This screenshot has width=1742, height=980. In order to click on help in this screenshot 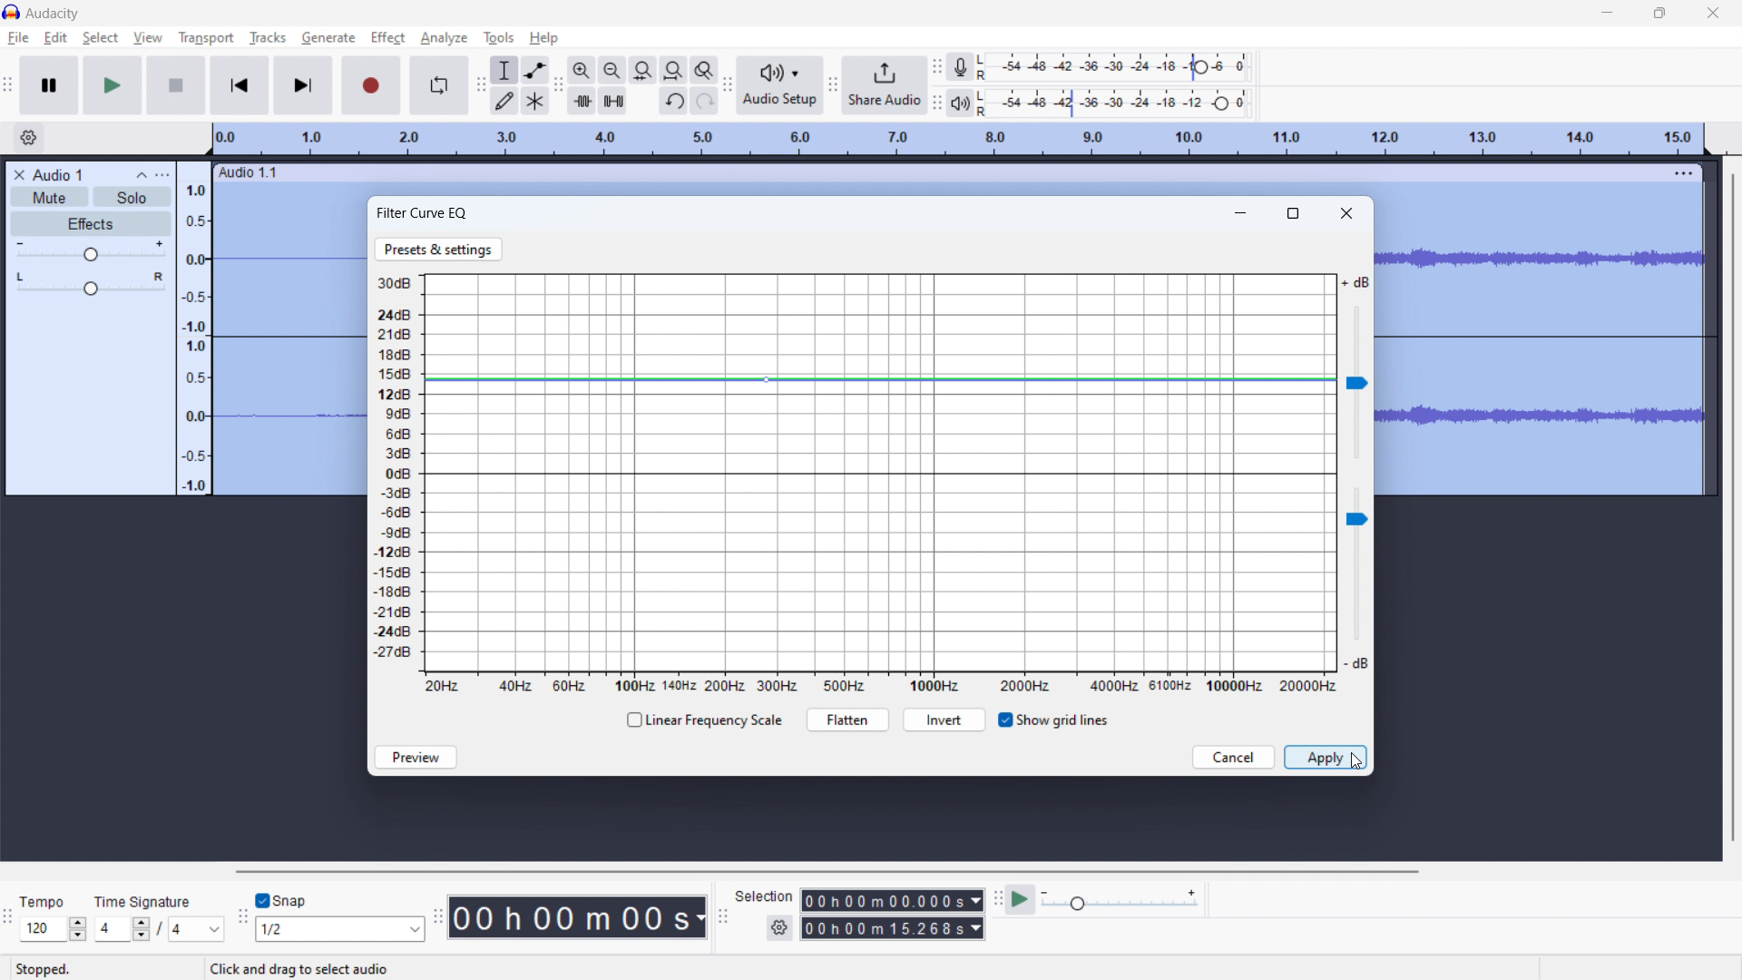, I will do `click(545, 38)`.